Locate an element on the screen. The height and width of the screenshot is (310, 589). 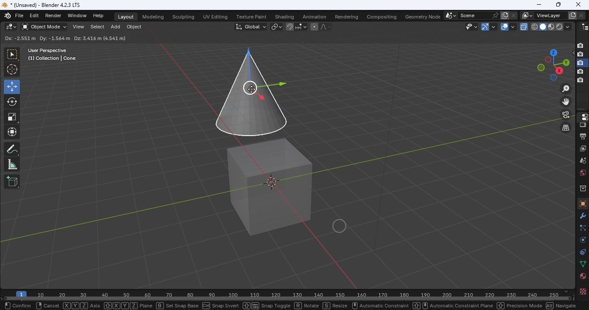
Data is located at coordinates (583, 264).